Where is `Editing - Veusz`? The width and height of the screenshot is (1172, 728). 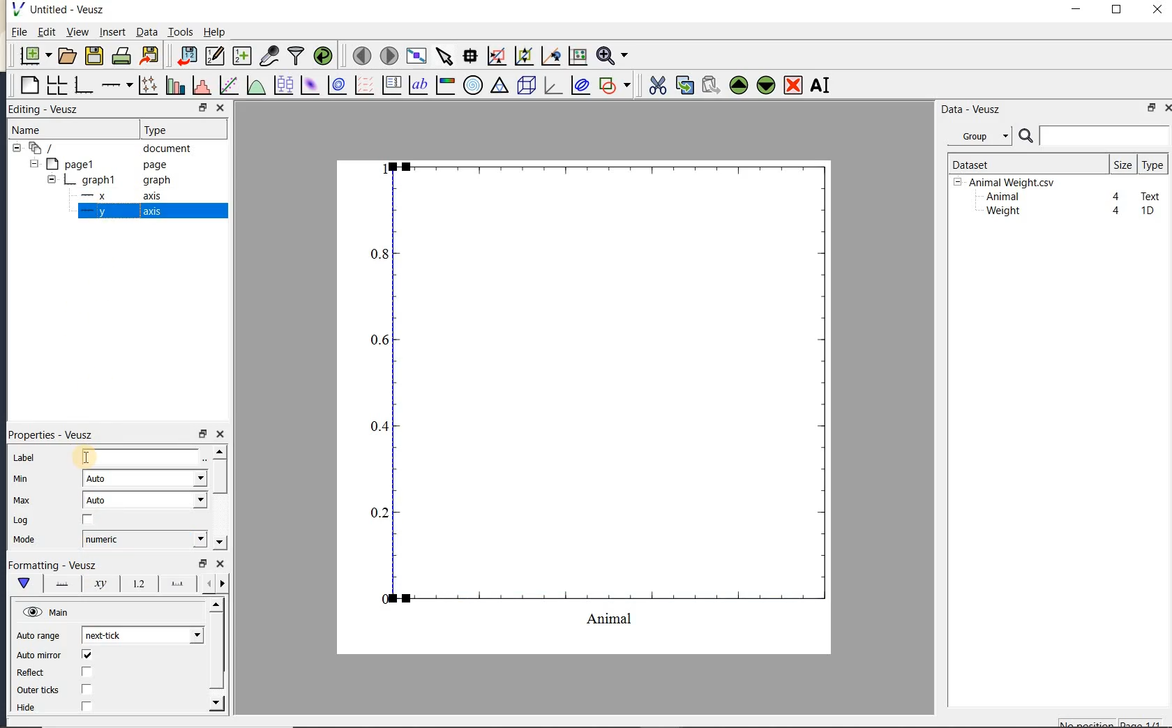 Editing - Veusz is located at coordinates (51, 109).